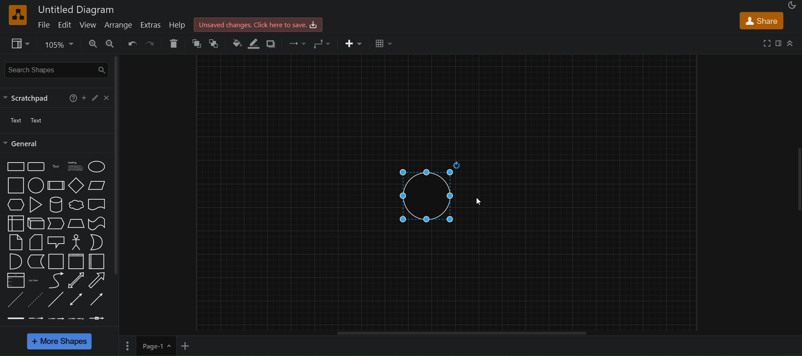 The width and height of the screenshot is (802, 356). Describe the element at coordinates (760, 20) in the screenshot. I see `share` at that location.